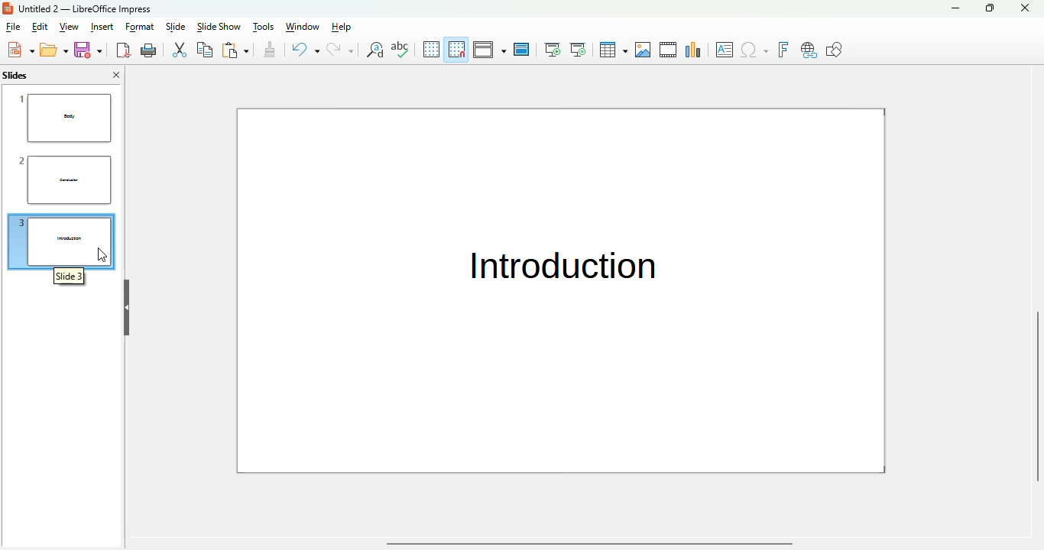 This screenshot has width=1044, height=550. Describe the element at coordinates (644, 50) in the screenshot. I see `insert image` at that location.